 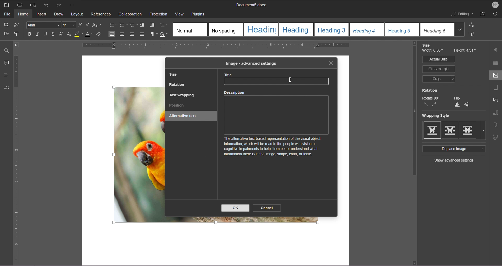 I want to click on Strikethrough, so click(x=53, y=35).